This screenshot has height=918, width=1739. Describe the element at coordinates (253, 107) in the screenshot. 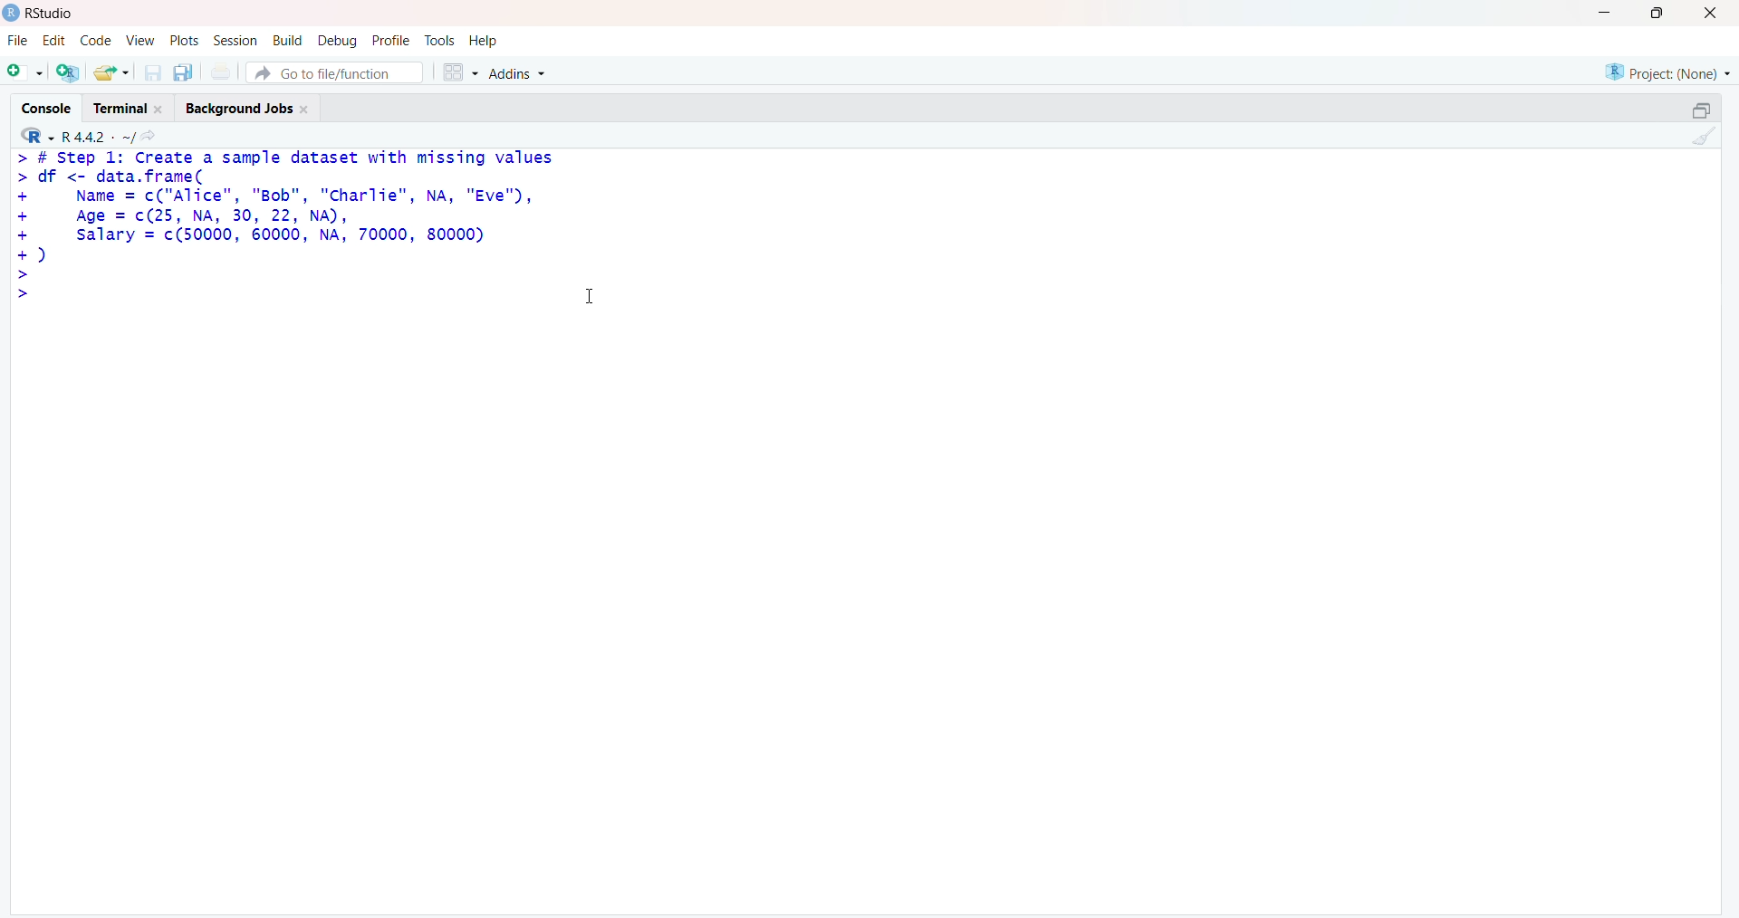

I see `Background Jobs` at that location.